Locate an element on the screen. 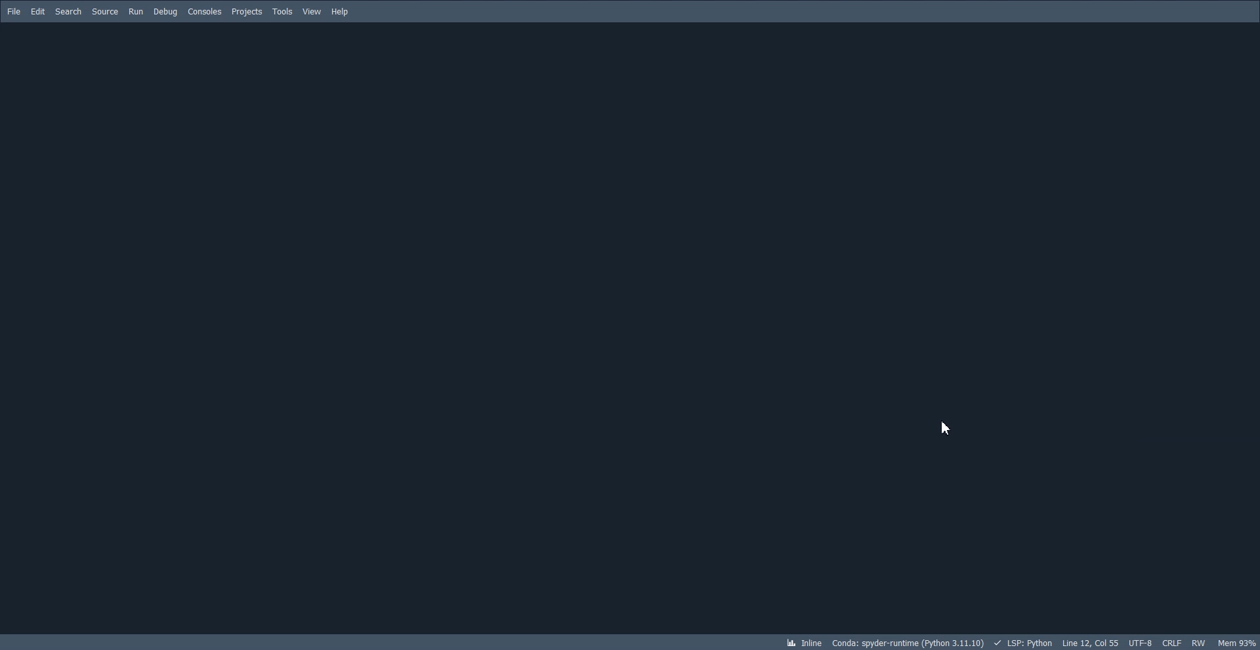  RUN is located at coordinates (136, 12).